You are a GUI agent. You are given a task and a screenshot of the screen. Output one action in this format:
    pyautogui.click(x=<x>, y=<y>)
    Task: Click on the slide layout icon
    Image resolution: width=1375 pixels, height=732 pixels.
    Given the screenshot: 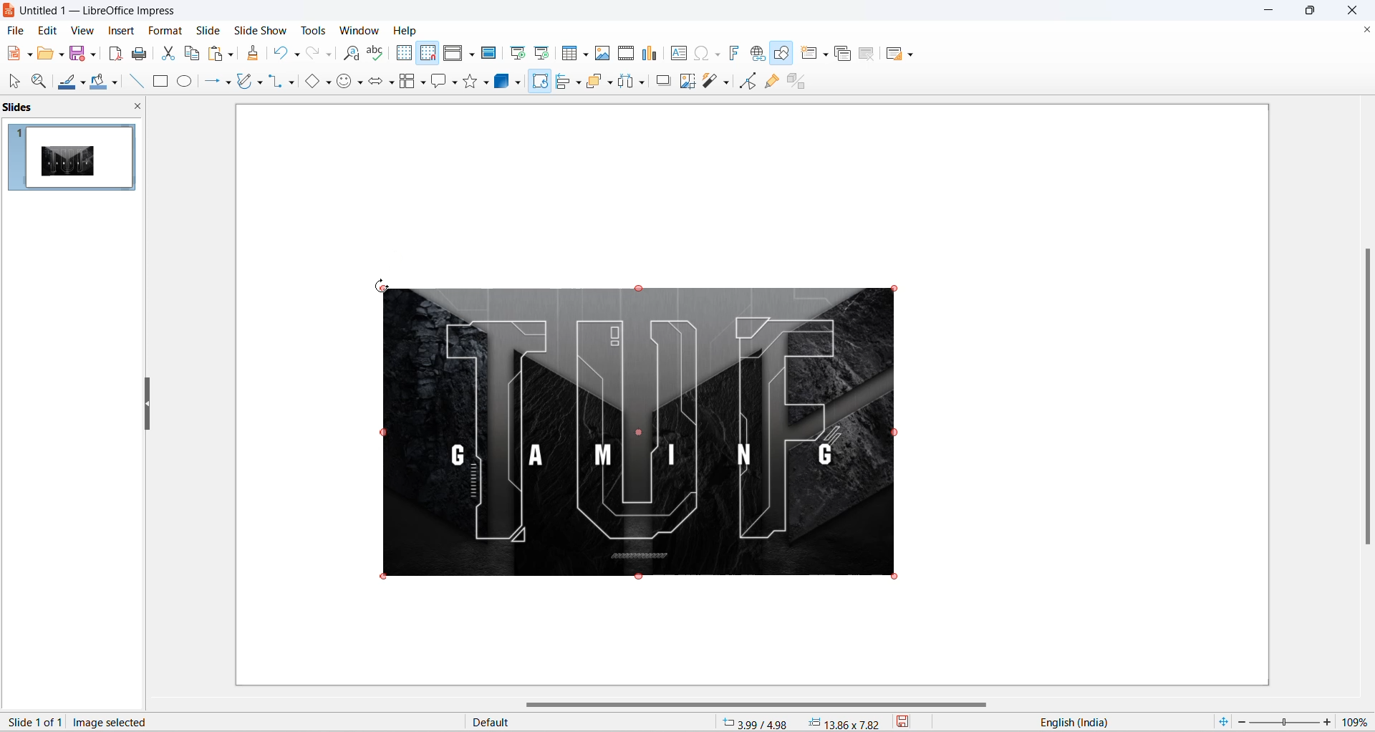 What is the action you would take?
    pyautogui.click(x=896, y=56)
    